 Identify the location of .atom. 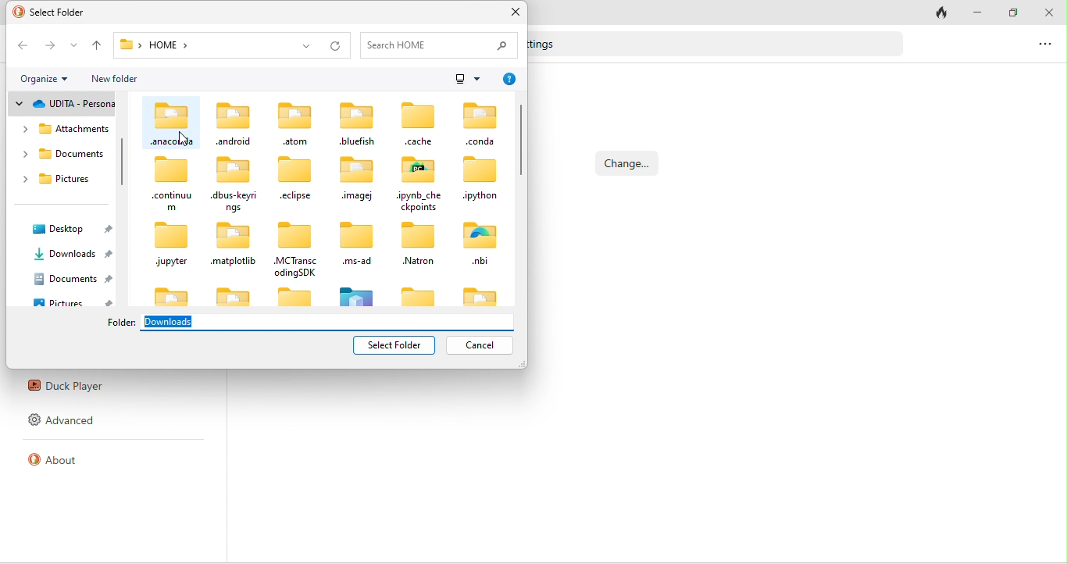
(293, 123).